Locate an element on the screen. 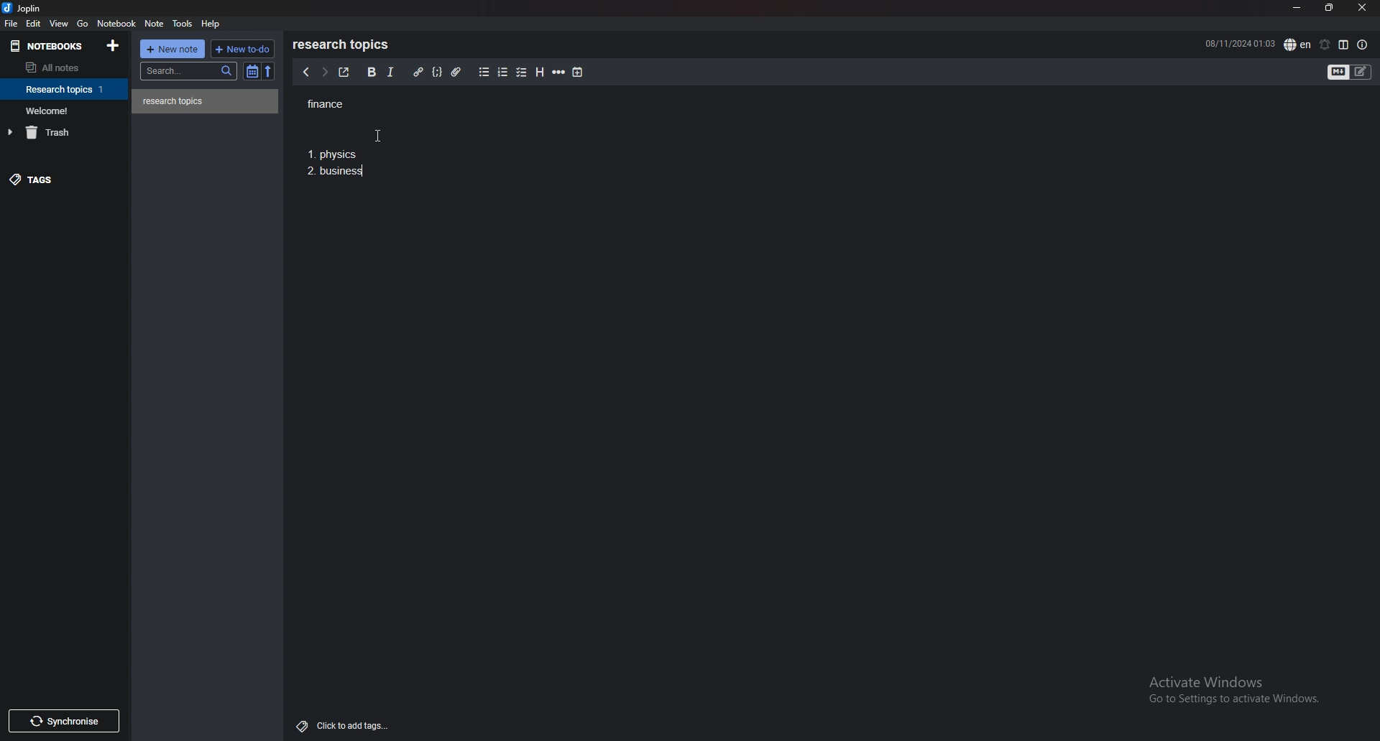 The width and height of the screenshot is (1380, 741). notebooks is located at coordinates (49, 45).